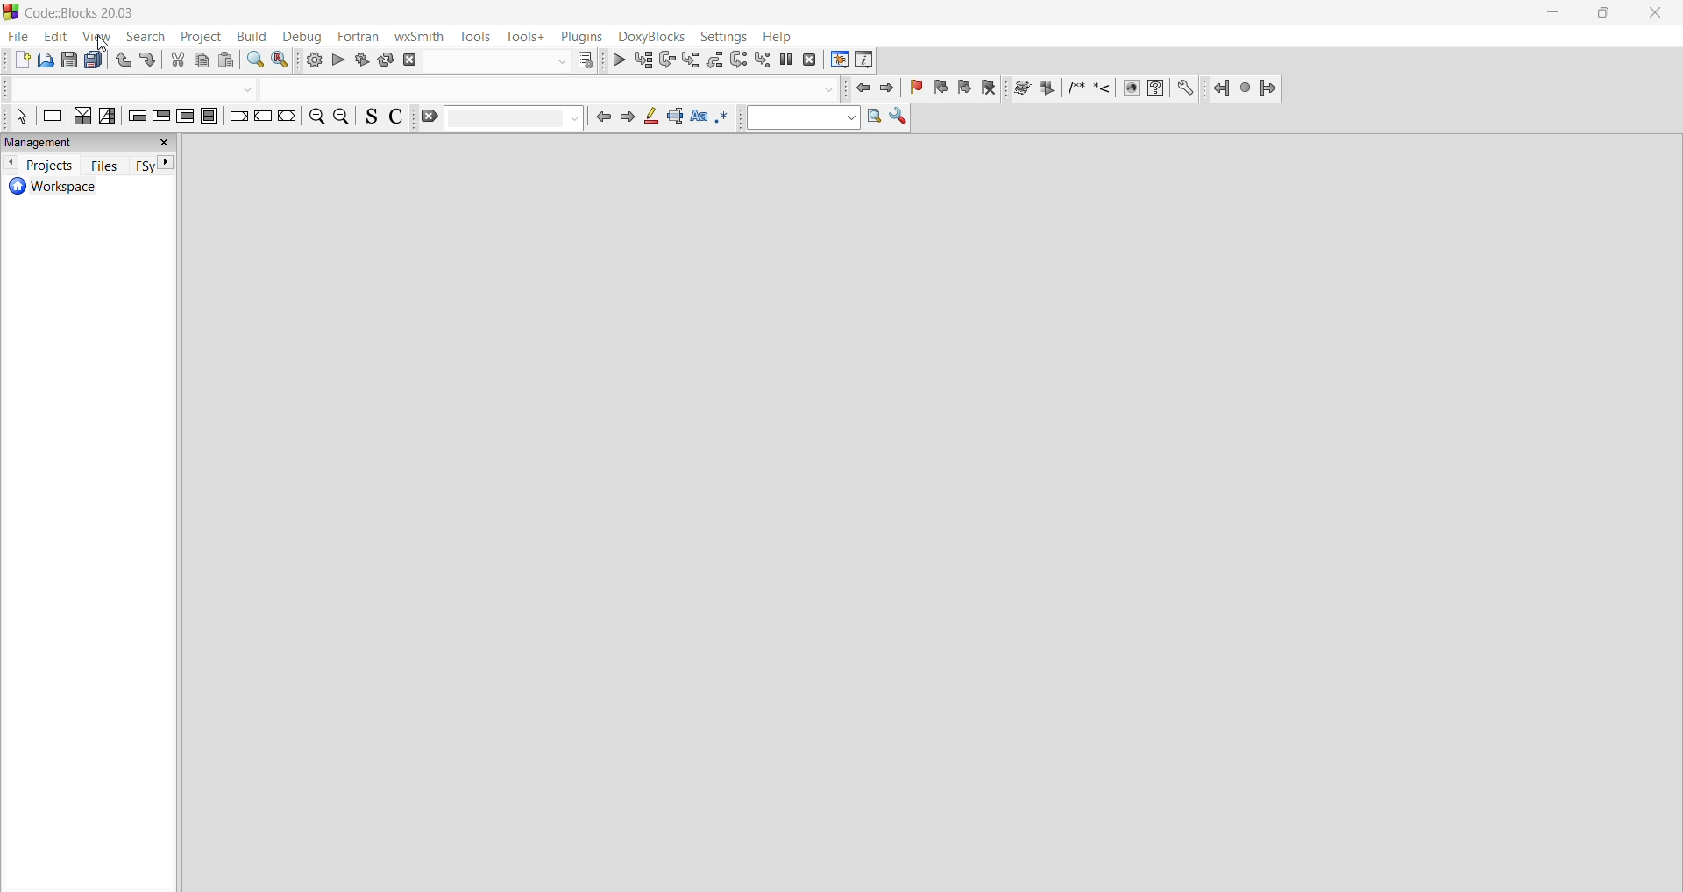  I want to click on paste, so click(227, 60).